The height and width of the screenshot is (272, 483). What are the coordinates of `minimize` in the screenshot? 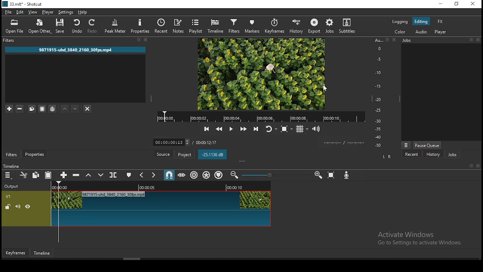 It's located at (441, 4).